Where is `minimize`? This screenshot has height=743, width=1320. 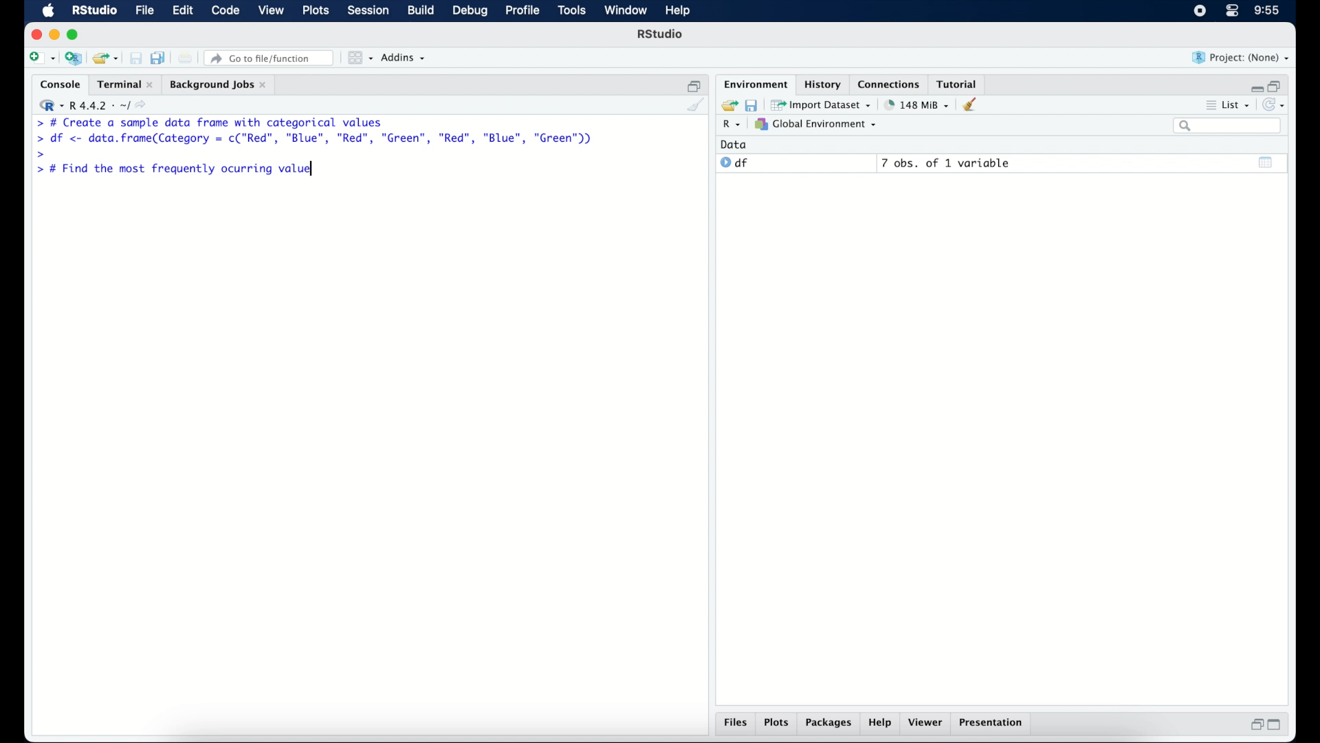
minimize is located at coordinates (1254, 86).